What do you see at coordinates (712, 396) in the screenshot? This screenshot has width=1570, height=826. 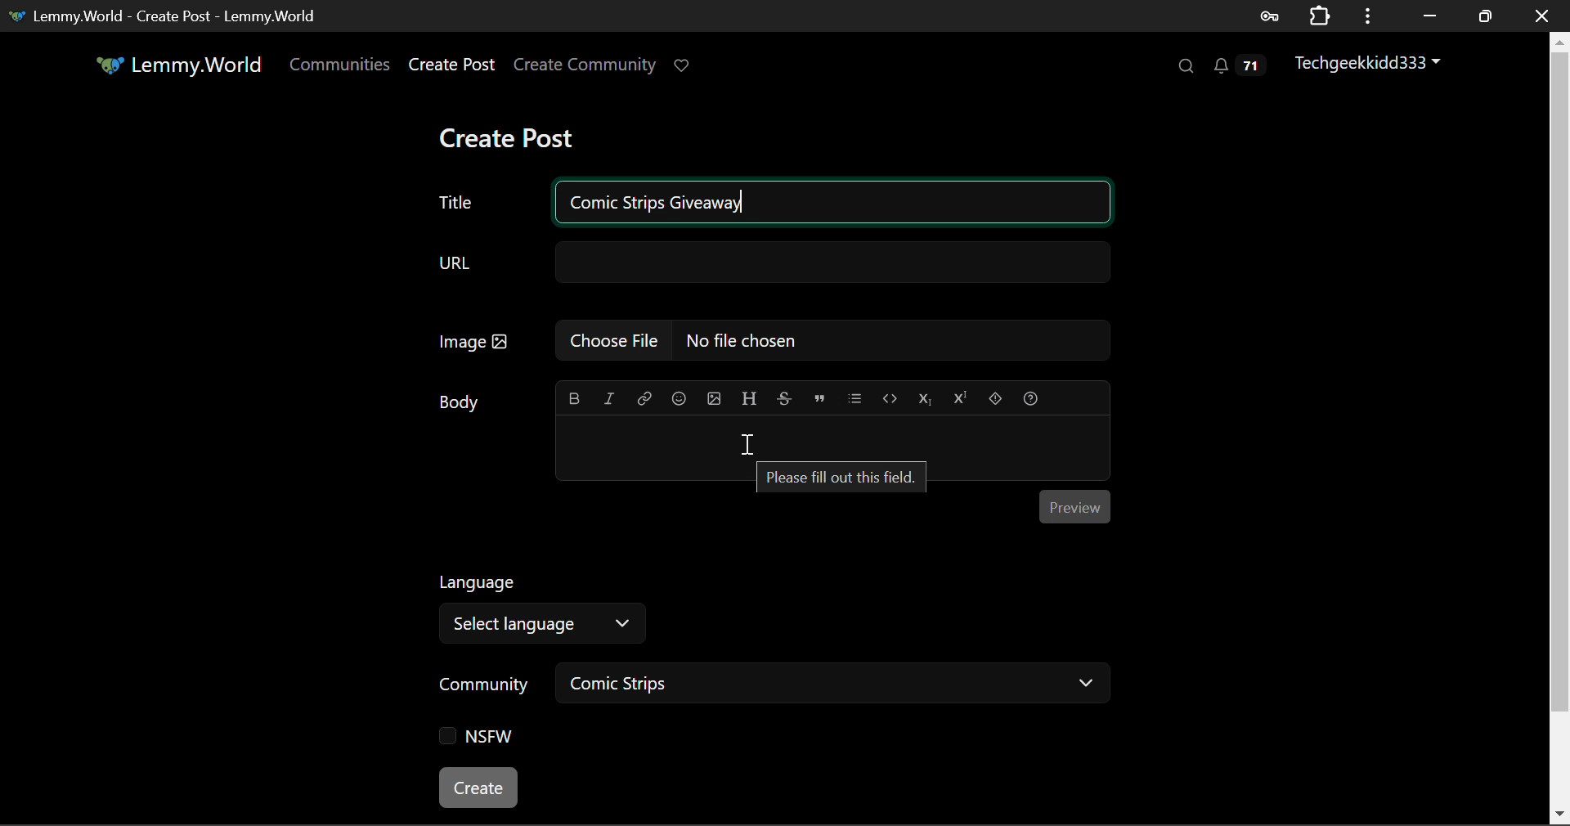 I see `upload image` at bounding box center [712, 396].